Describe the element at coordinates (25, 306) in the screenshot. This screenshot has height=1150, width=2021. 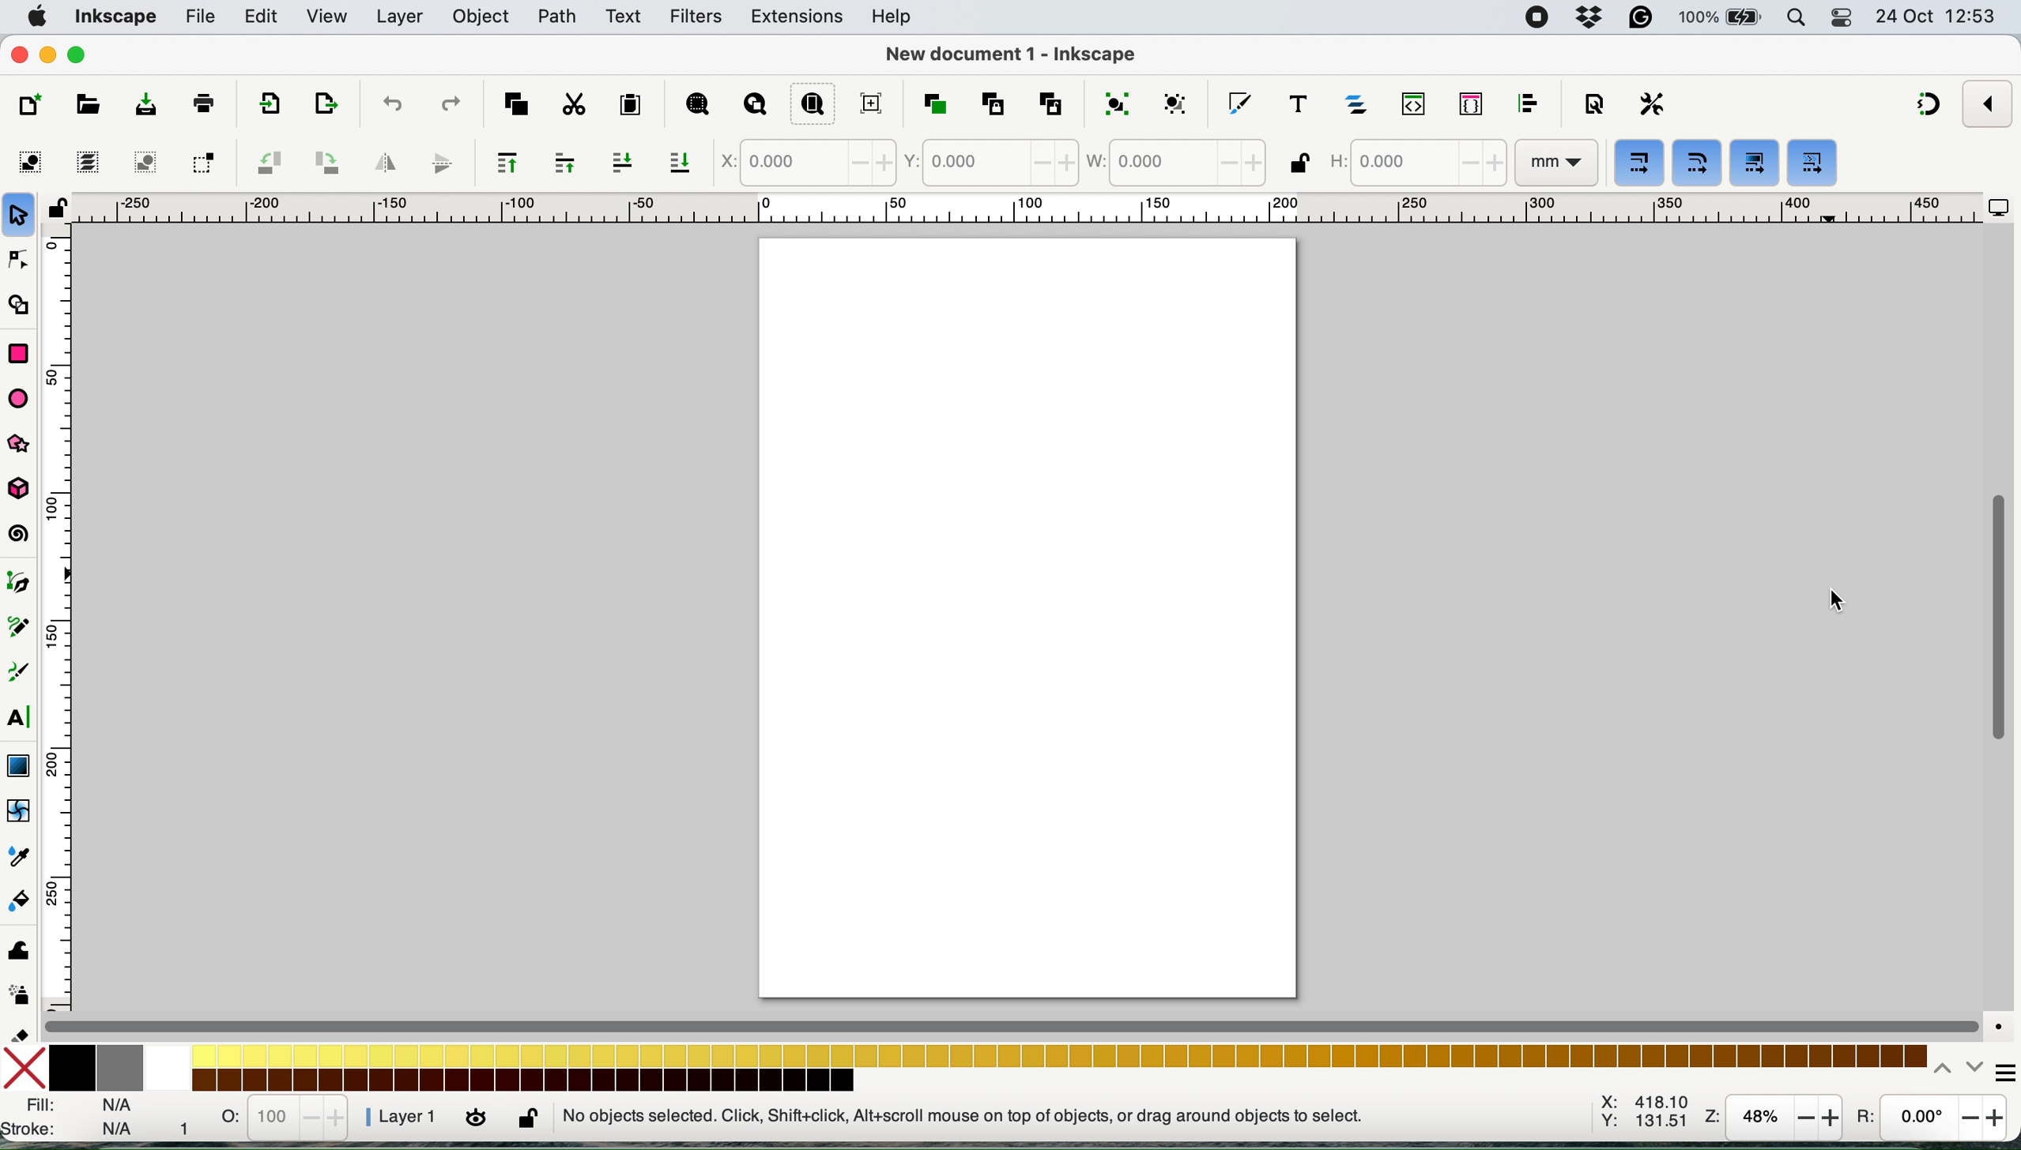
I see `shape builder tool` at that location.